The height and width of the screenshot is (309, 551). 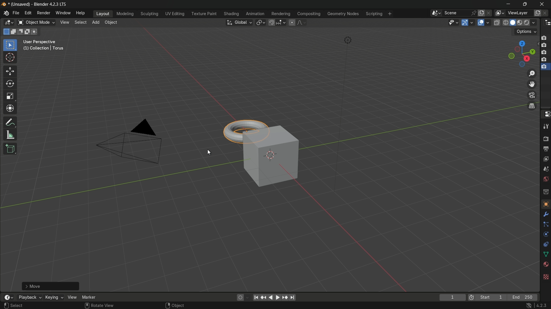 I want to click on solid, so click(x=513, y=23).